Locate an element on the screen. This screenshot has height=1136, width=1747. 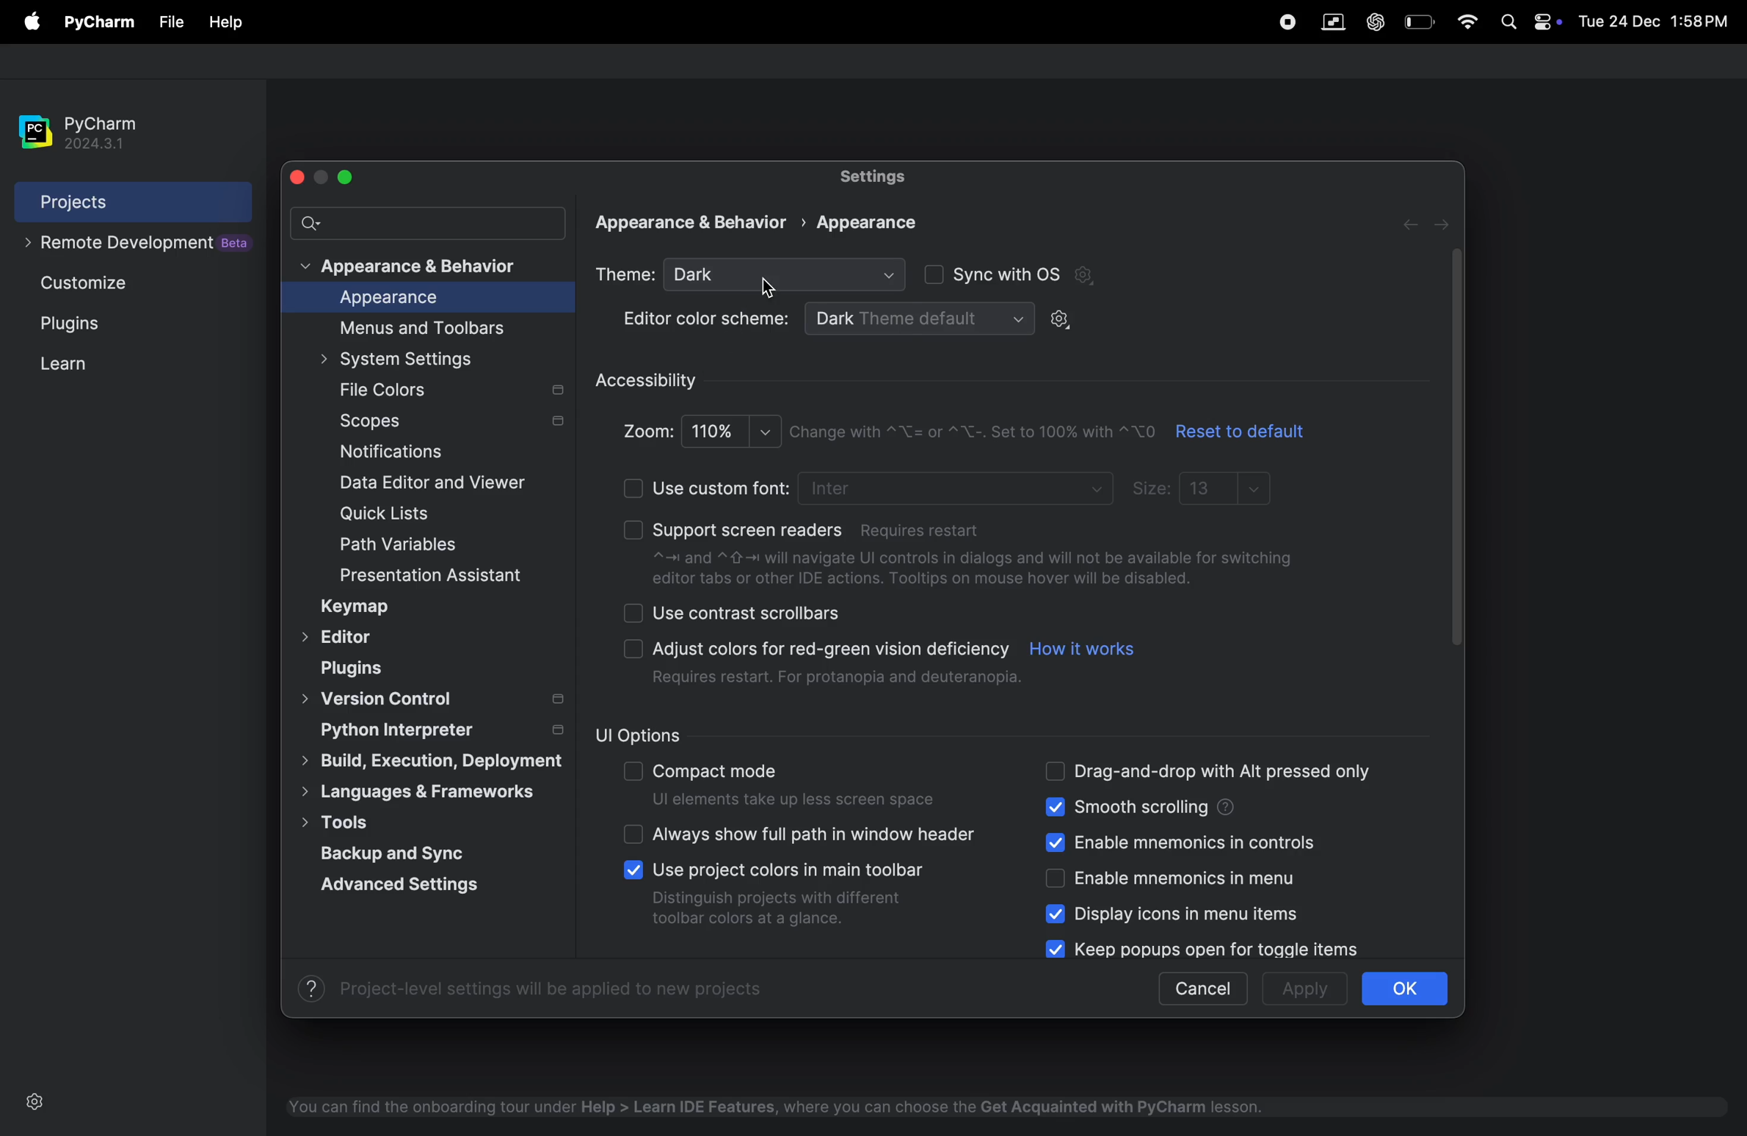
record is located at coordinates (1285, 23).